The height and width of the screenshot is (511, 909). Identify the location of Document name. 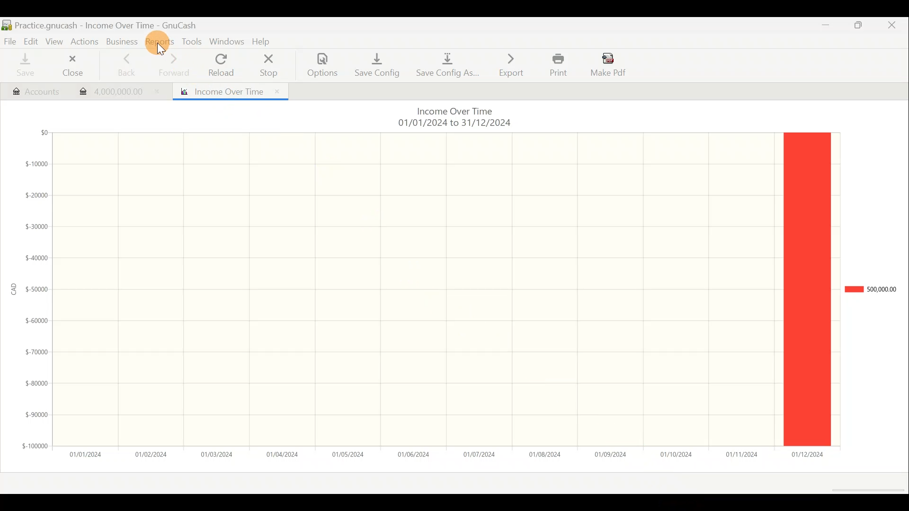
(106, 23).